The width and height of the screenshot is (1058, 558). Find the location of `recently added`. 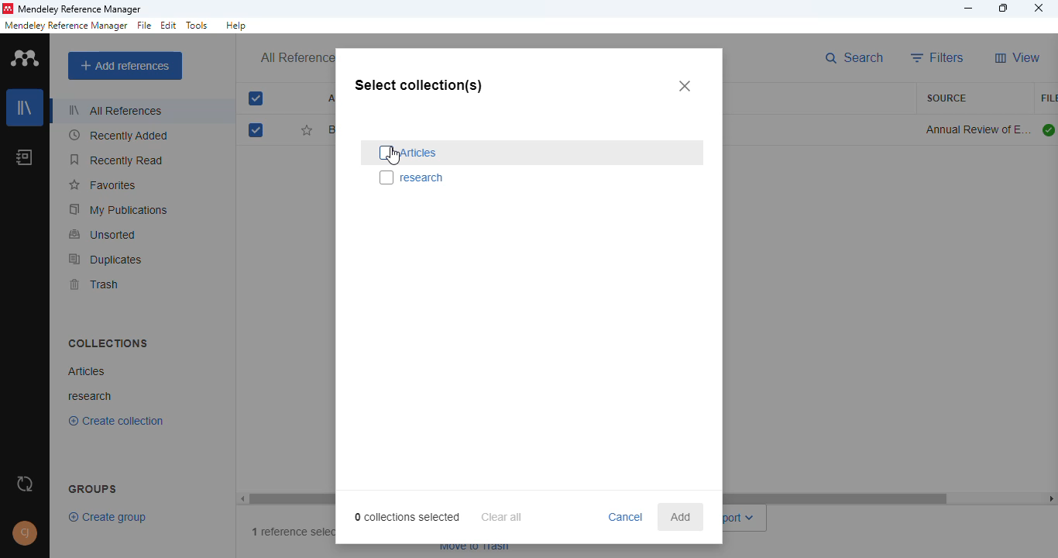

recently added is located at coordinates (119, 135).